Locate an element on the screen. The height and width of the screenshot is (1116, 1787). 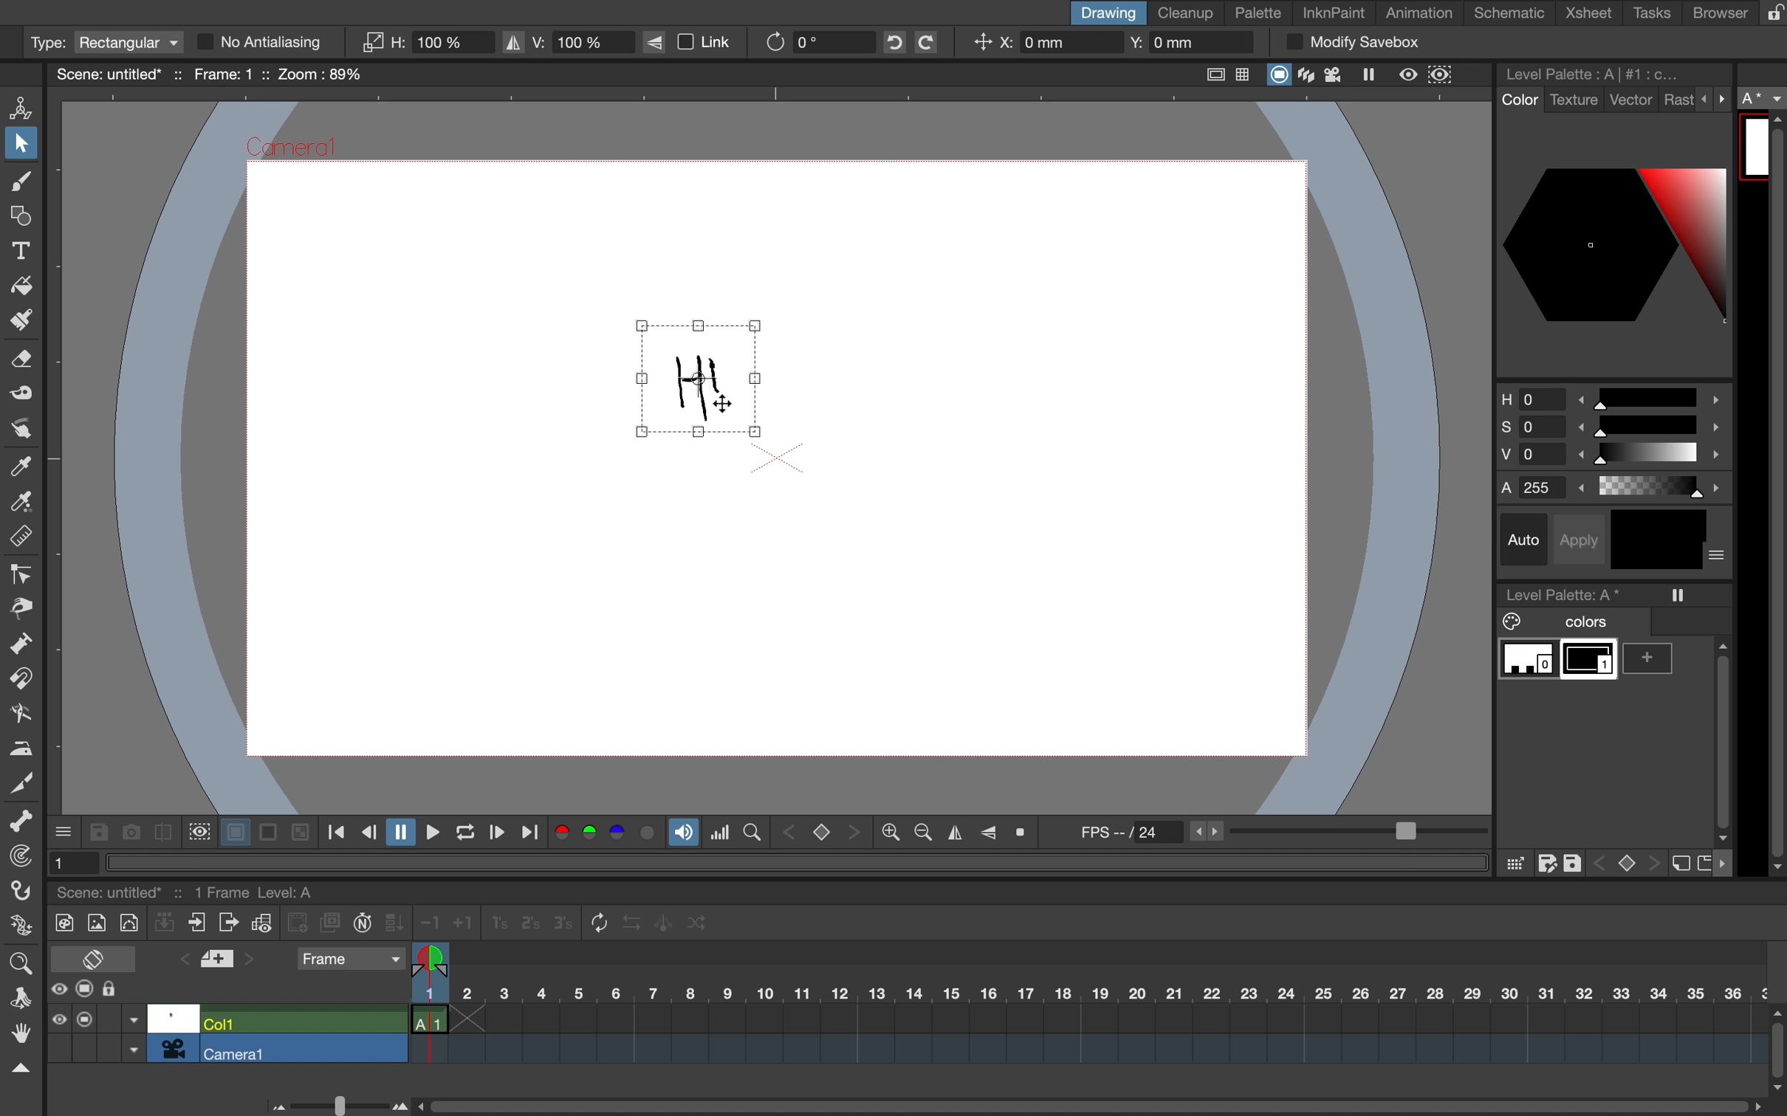
white background is located at coordinates (233, 829).